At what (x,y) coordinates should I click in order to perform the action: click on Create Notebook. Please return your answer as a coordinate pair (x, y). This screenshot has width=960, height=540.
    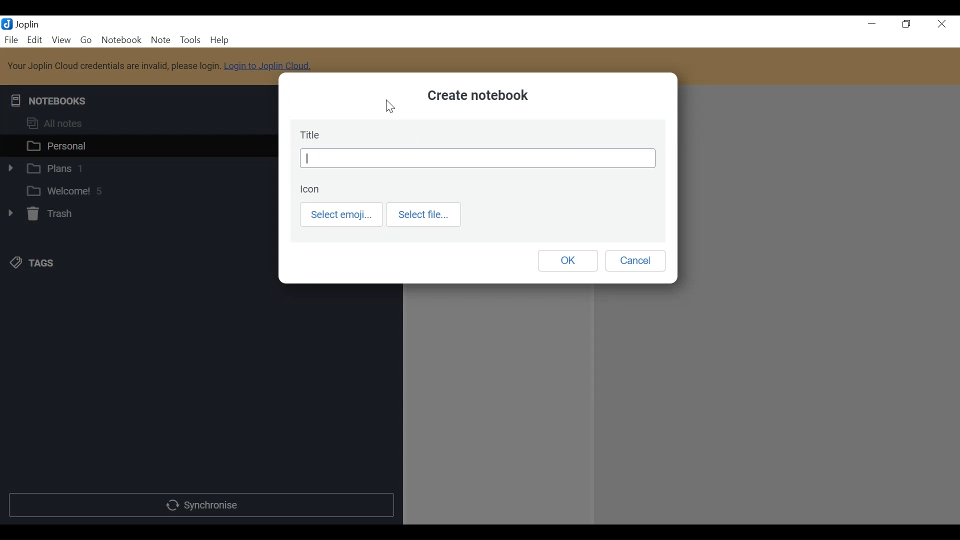
    Looking at the image, I should click on (477, 97).